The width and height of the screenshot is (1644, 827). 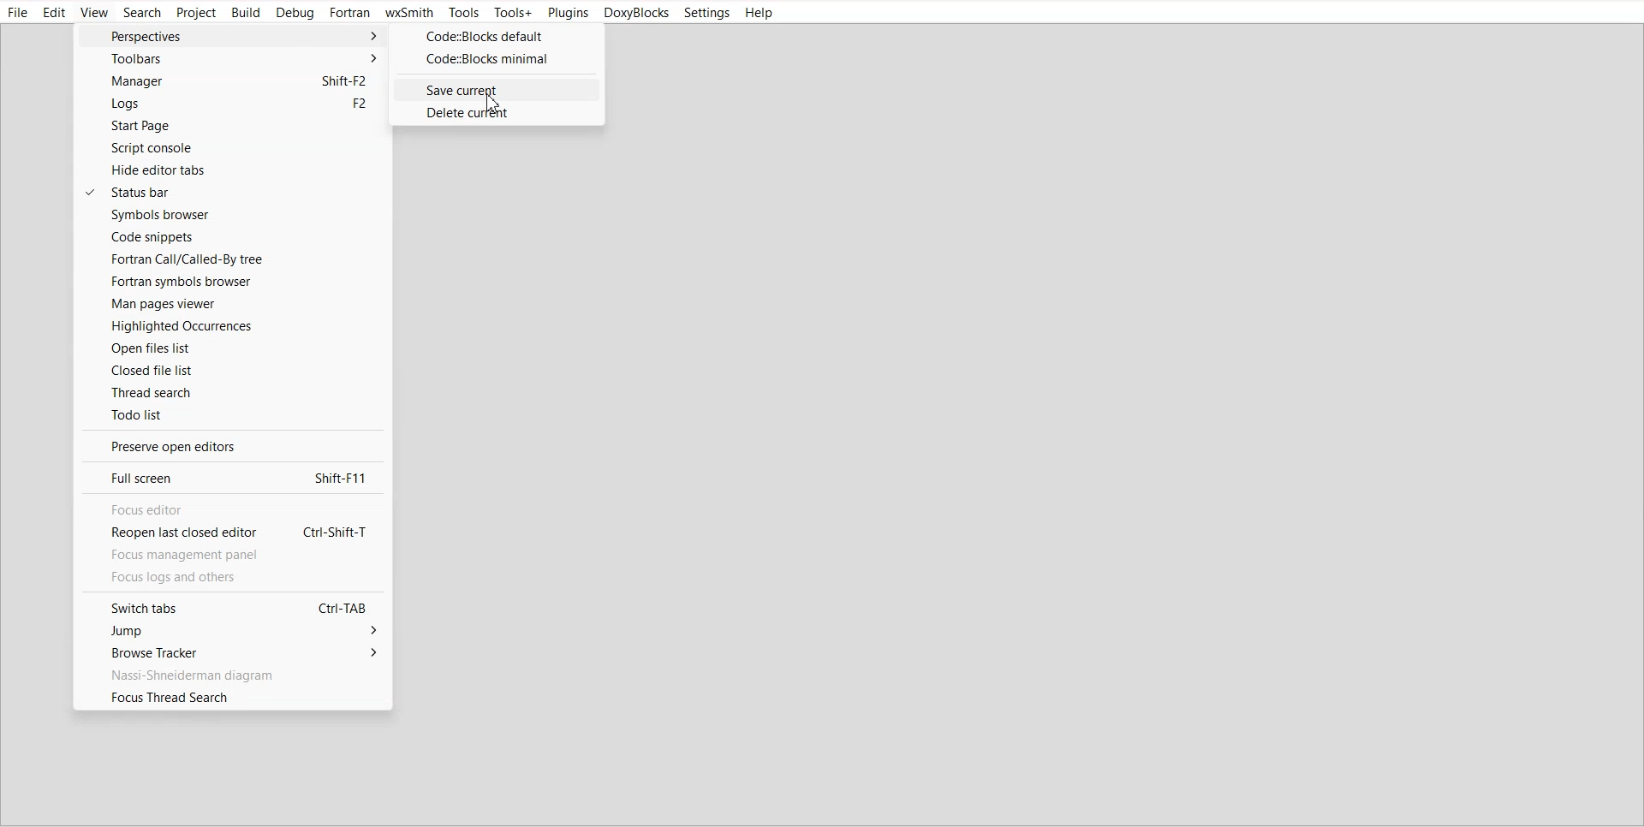 What do you see at coordinates (409, 13) in the screenshot?
I see `wxSmith` at bounding box center [409, 13].